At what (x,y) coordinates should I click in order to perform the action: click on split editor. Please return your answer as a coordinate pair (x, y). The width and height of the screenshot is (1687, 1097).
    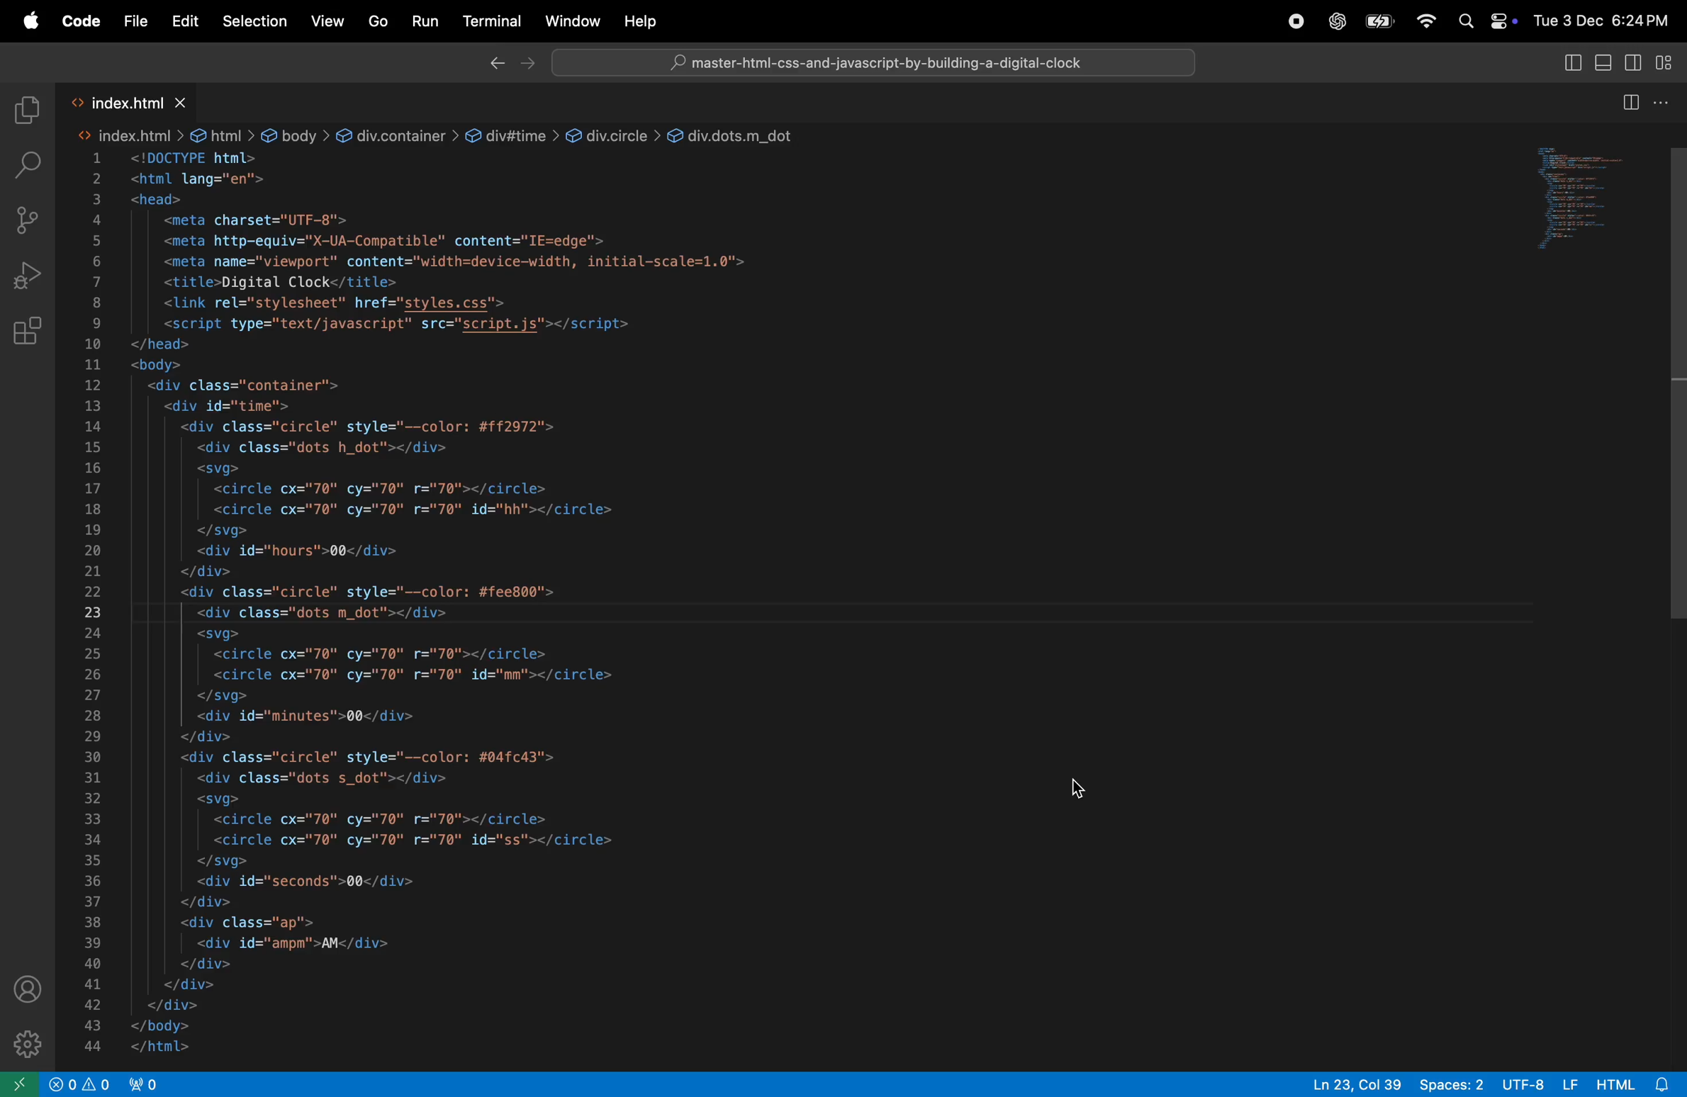
    Looking at the image, I should click on (1646, 103).